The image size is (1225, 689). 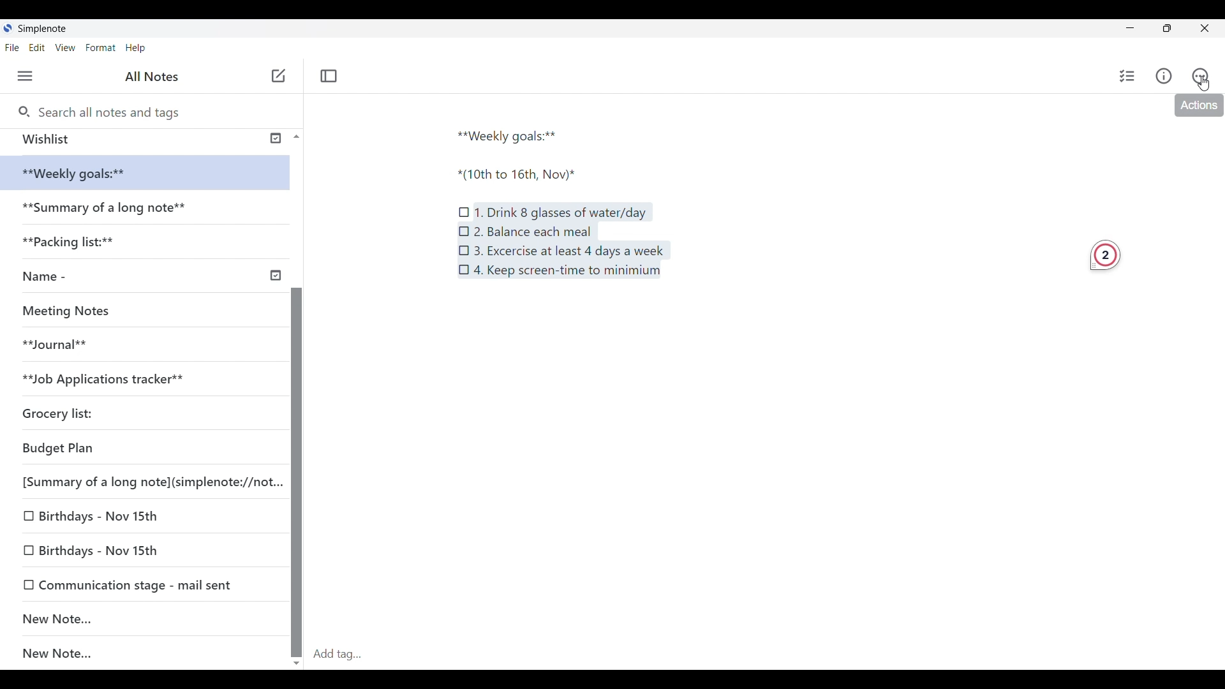 What do you see at coordinates (562, 212) in the screenshot?
I see `1. Drink 8 glasses of water/day` at bounding box center [562, 212].